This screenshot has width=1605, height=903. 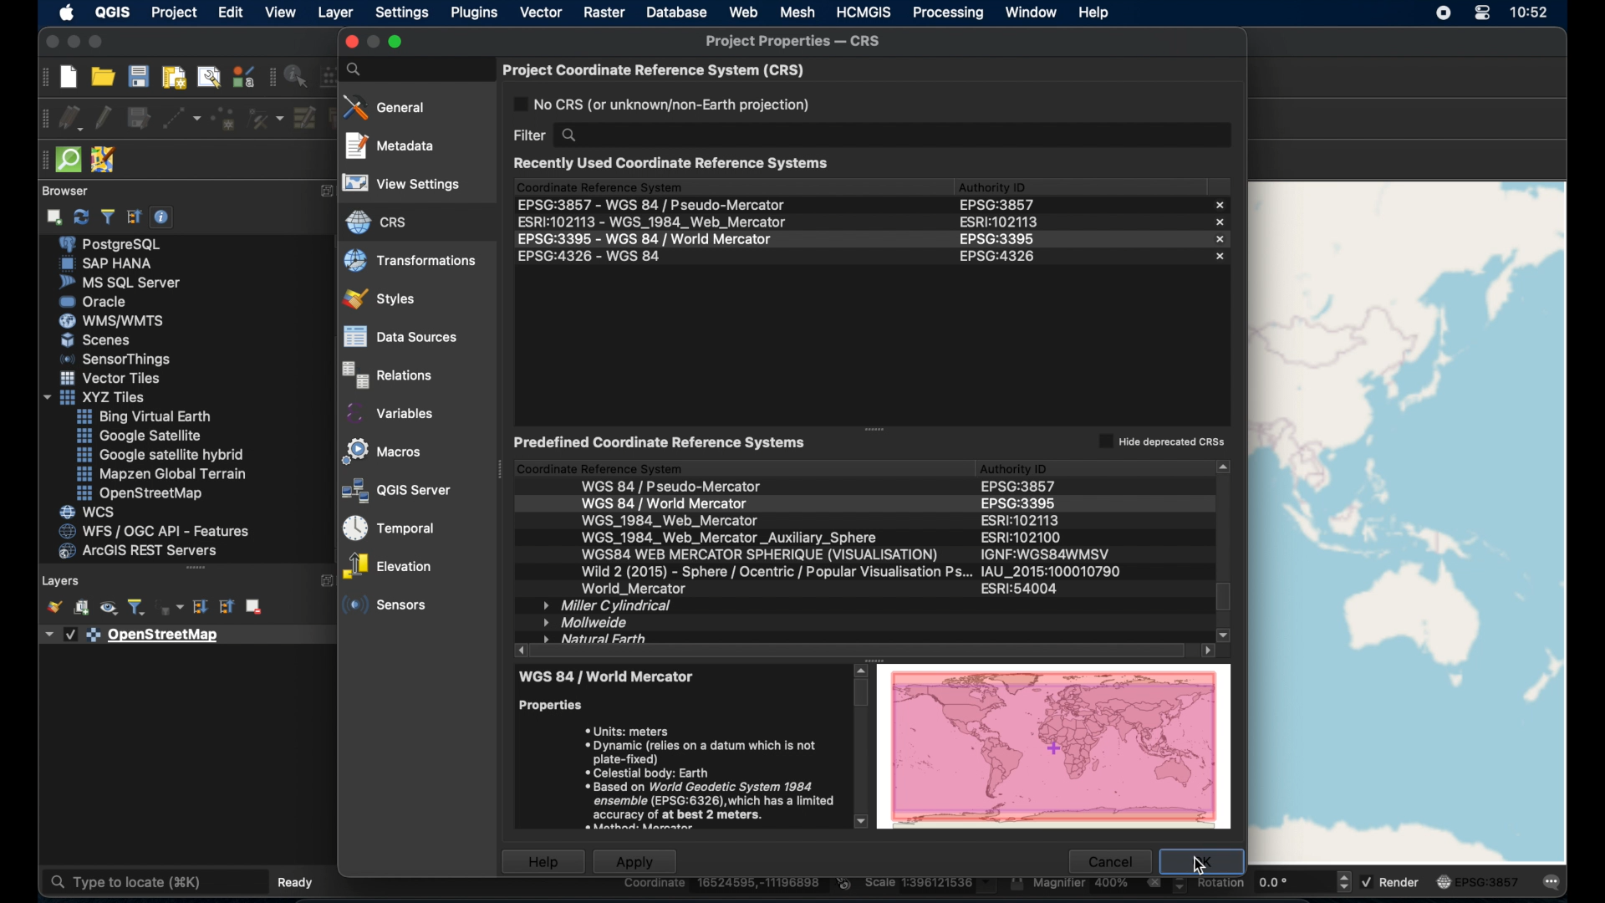 What do you see at coordinates (670, 104) in the screenshot?
I see `no crs or unknown earth projection` at bounding box center [670, 104].